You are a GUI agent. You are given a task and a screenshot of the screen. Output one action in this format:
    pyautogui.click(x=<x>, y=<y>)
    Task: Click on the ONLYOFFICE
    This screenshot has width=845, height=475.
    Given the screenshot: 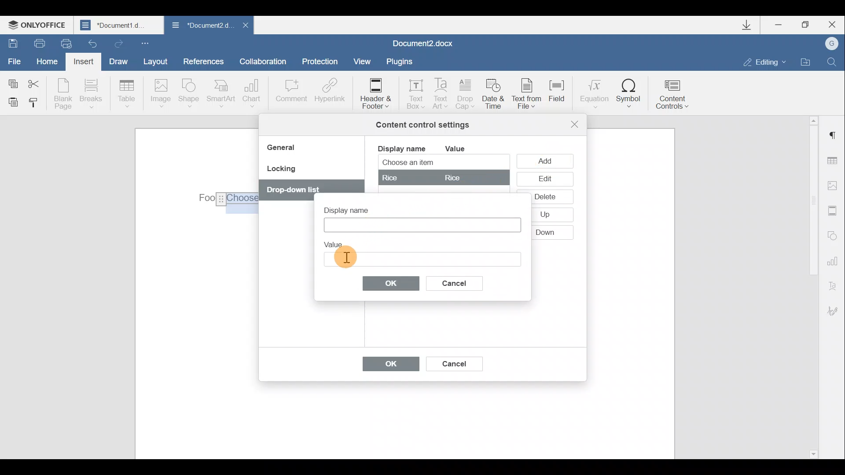 What is the action you would take?
    pyautogui.click(x=39, y=25)
    